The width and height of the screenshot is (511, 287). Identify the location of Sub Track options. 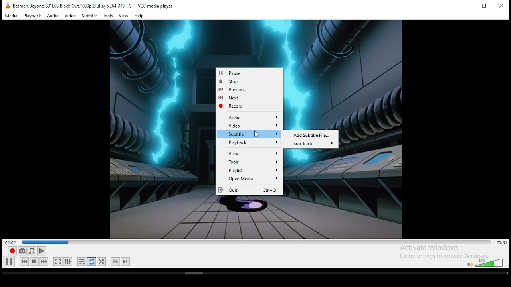
(313, 143).